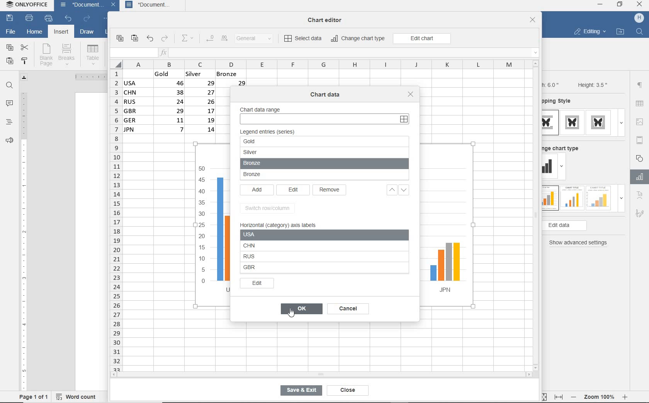 This screenshot has width=649, height=403. I want to click on change type, so click(550, 167).